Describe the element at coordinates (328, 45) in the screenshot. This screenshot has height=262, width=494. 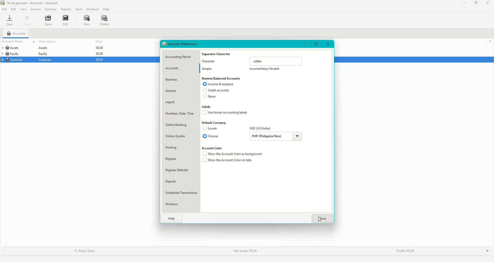
I see `Close` at that location.